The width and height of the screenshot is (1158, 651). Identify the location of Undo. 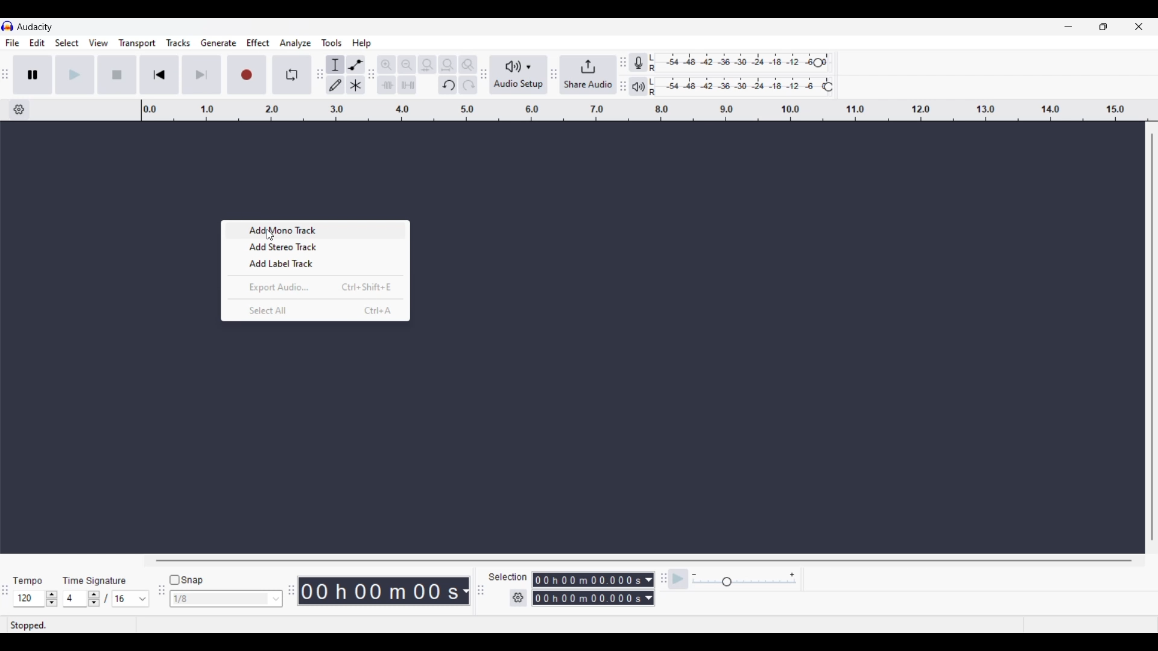
(448, 85).